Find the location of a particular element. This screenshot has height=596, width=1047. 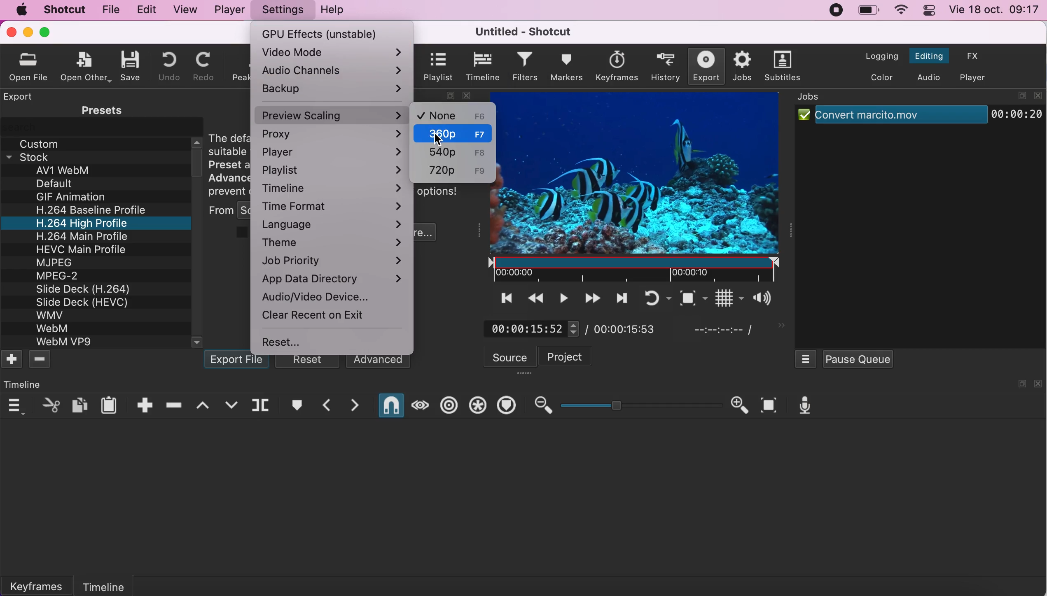

WebM VP9 is located at coordinates (65, 342).